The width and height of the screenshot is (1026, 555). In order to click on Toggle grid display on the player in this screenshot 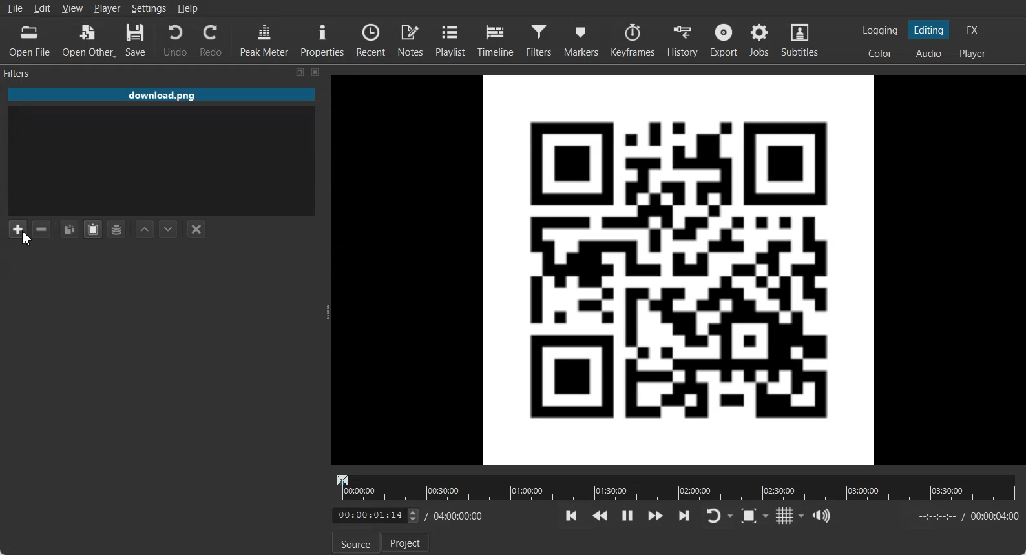, I will do `click(786, 516)`.